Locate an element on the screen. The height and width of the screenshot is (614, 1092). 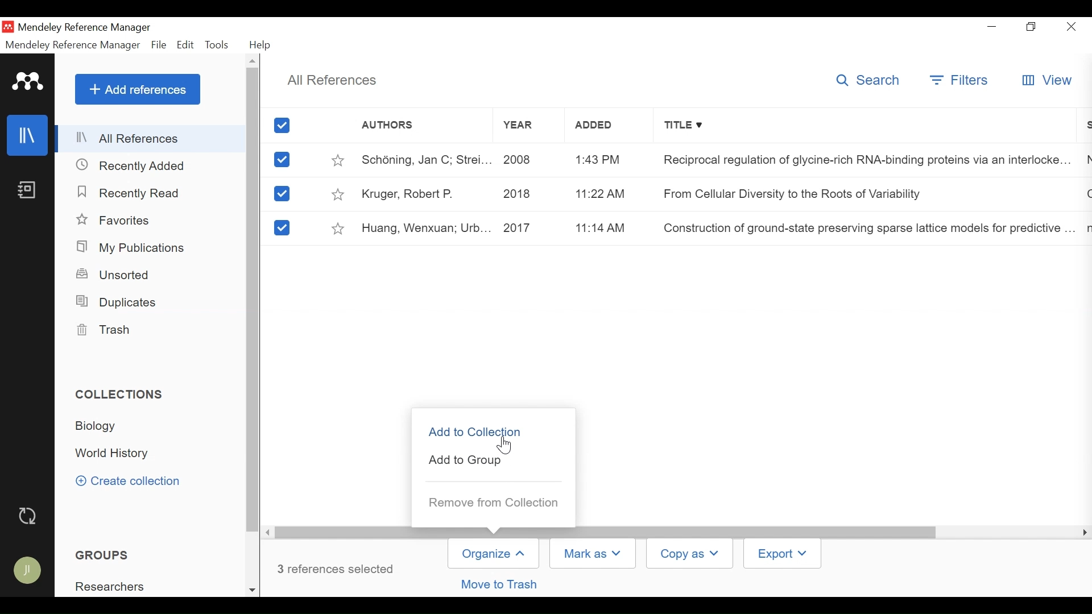
Trash is located at coordinates (104, 330).